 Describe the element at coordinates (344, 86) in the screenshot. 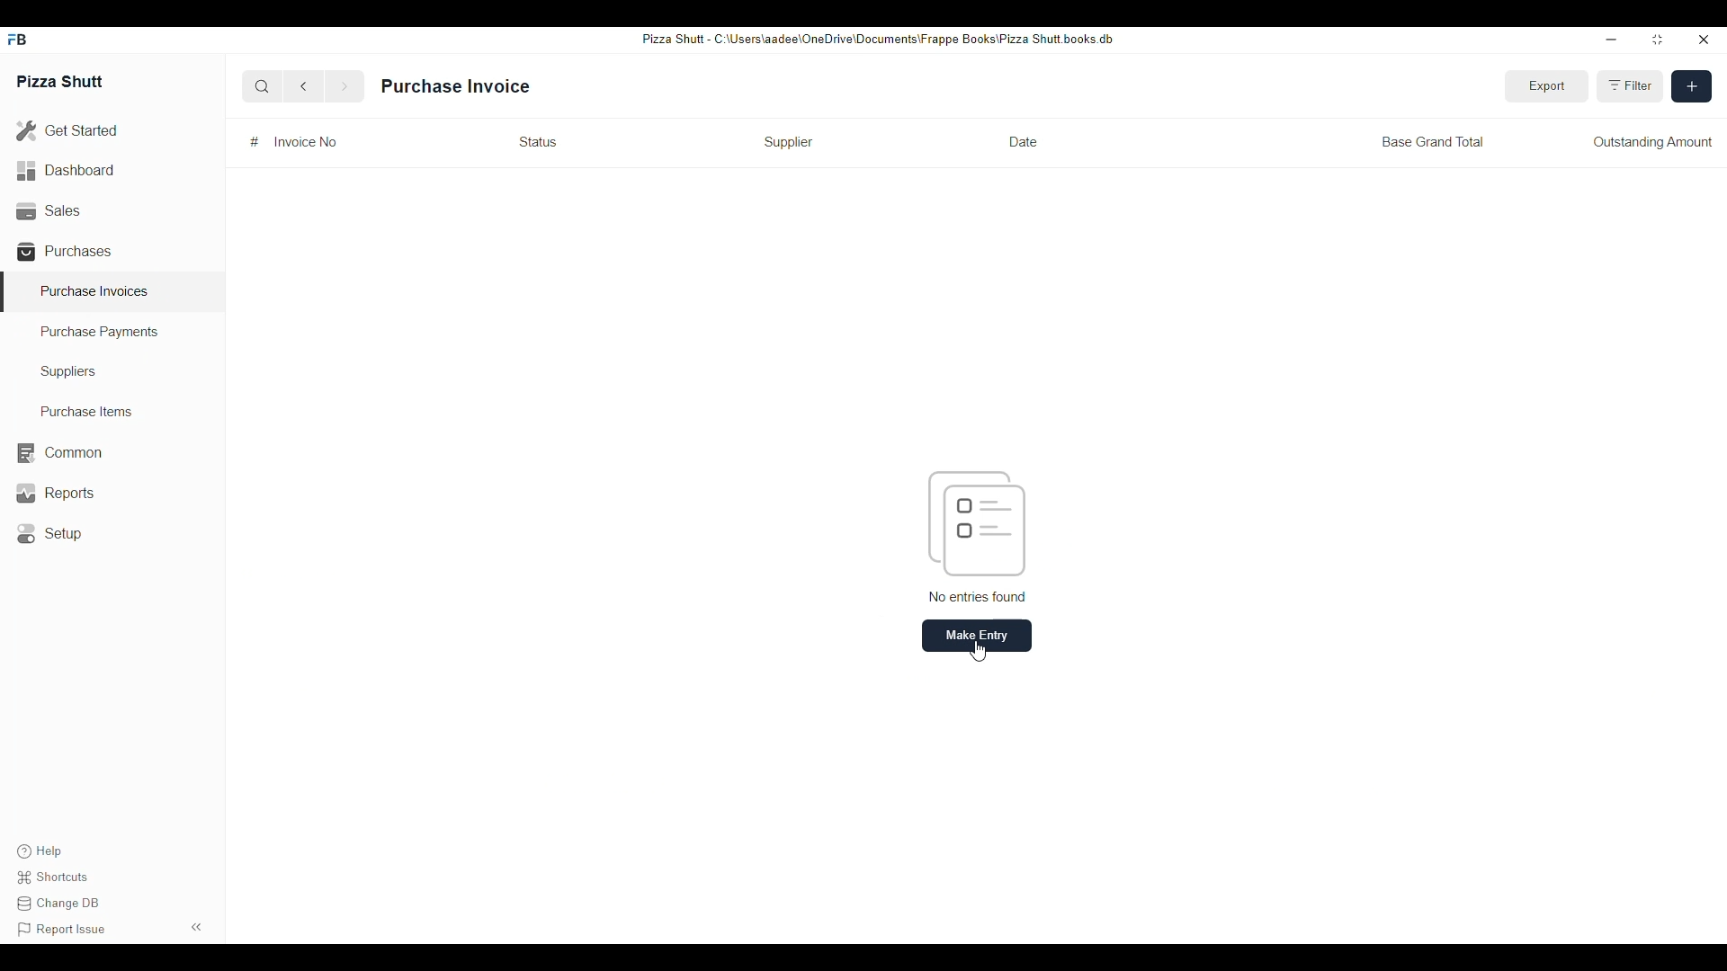

I see `forward` at that location.